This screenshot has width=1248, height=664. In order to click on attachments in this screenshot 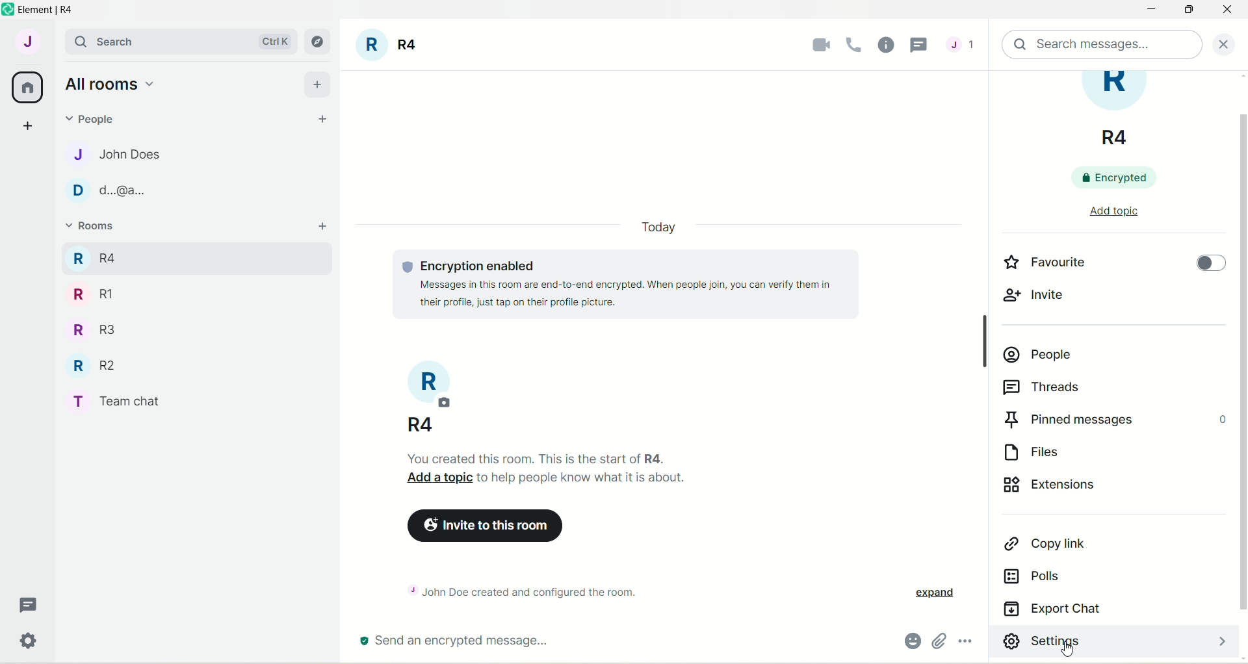, I will do `click(939, 642)`.